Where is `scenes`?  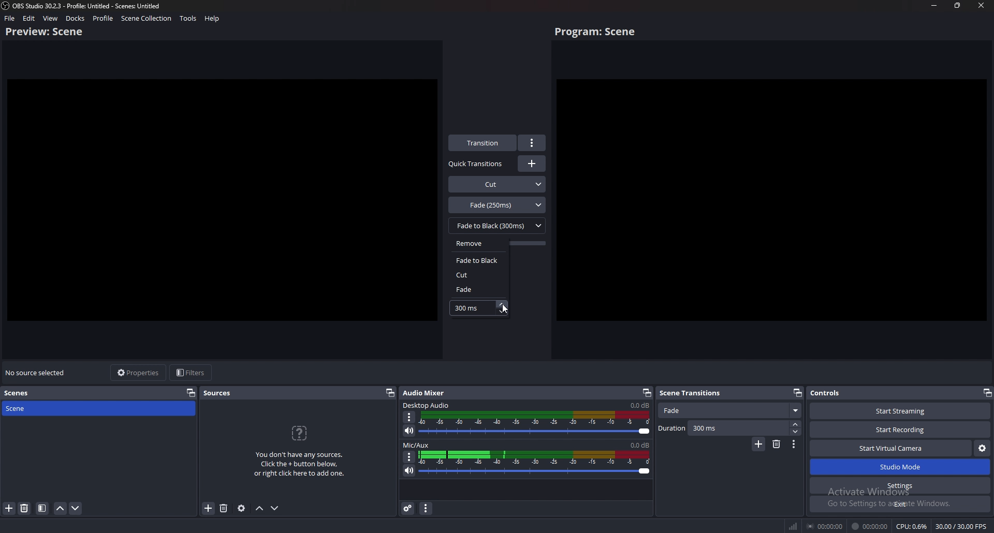 scenes is located at coordinates (19, 393).